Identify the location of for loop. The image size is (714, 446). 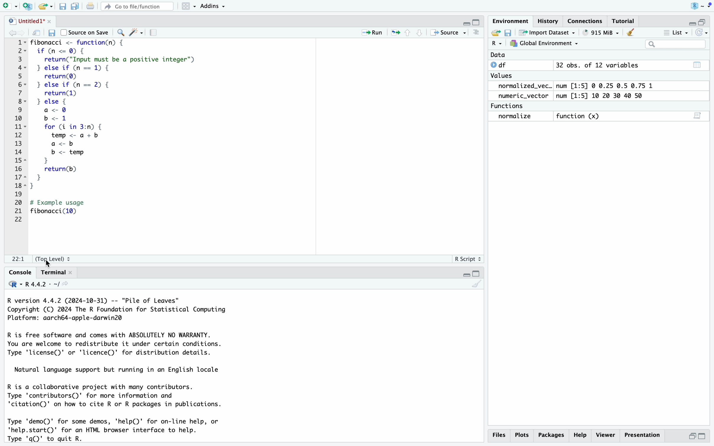
(81, 157).